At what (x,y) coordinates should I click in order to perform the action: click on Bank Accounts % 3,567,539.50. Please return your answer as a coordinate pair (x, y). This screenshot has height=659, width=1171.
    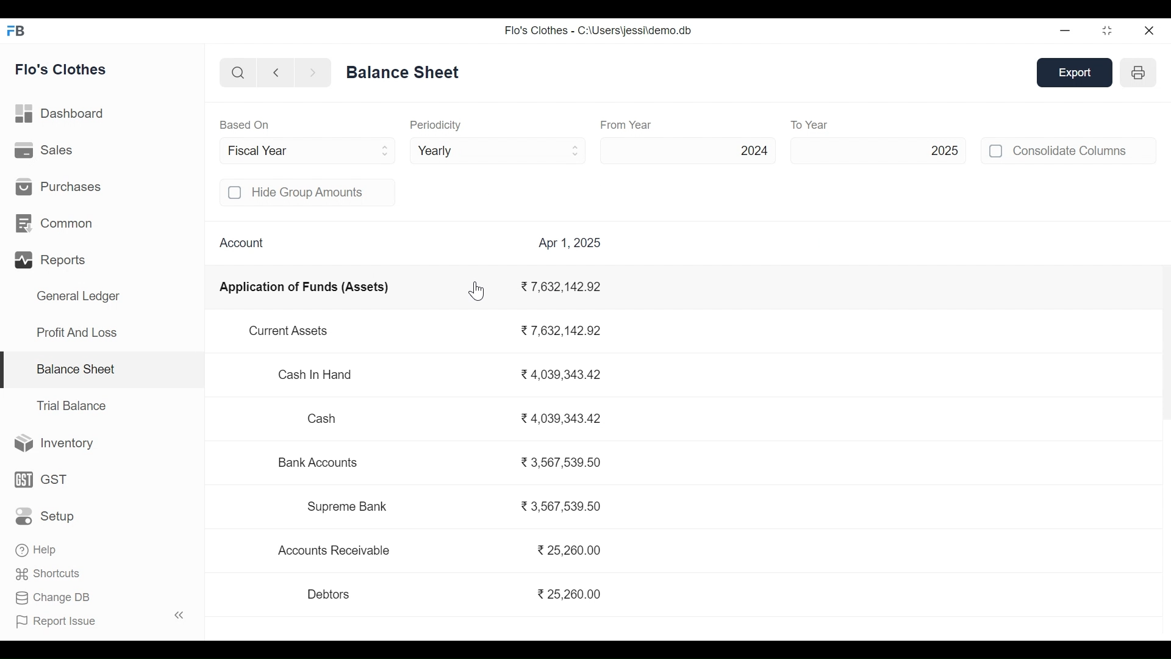
    Looking at the image, I should click on (440, 465).